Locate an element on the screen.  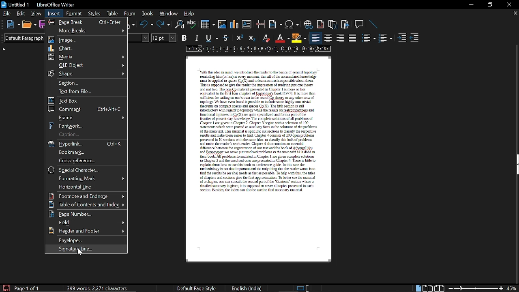
text color is located at coordinates (283, 38).